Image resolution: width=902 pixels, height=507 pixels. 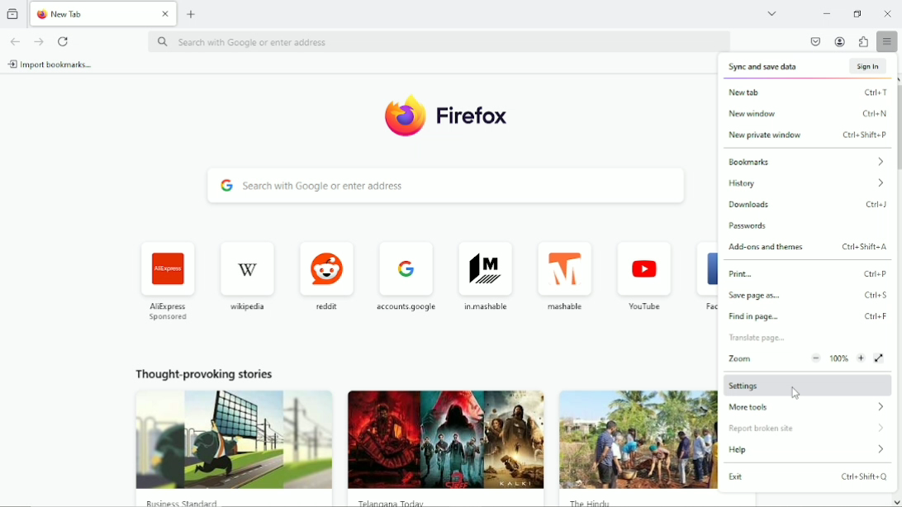 I want to click on Thought provoking stories, so click(x=230, y=435).